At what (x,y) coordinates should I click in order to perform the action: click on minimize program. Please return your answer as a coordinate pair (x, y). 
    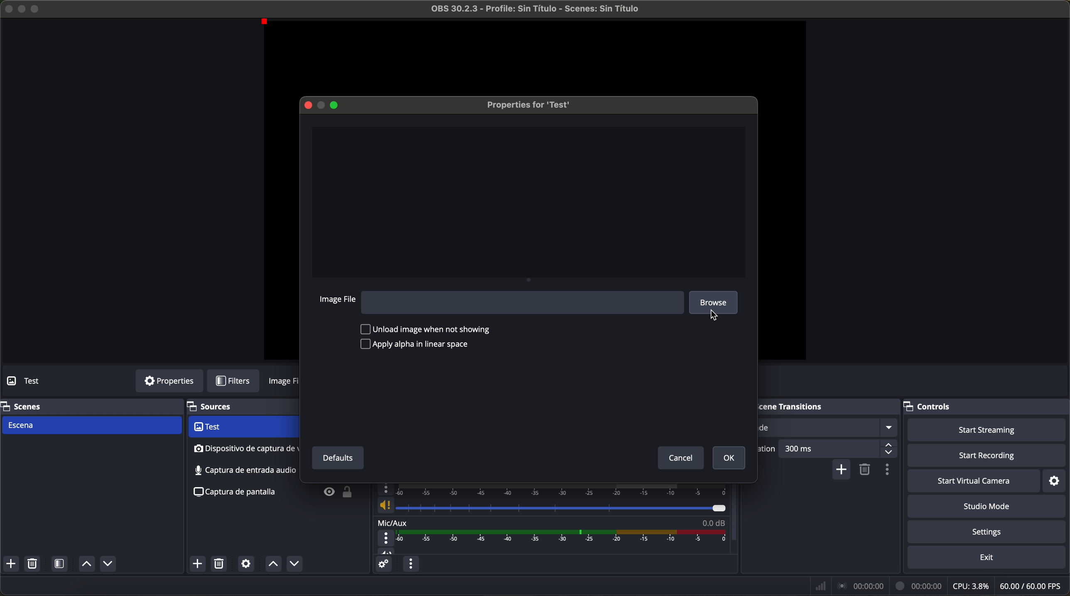
    Looking at the image, I should click on (22, 9).